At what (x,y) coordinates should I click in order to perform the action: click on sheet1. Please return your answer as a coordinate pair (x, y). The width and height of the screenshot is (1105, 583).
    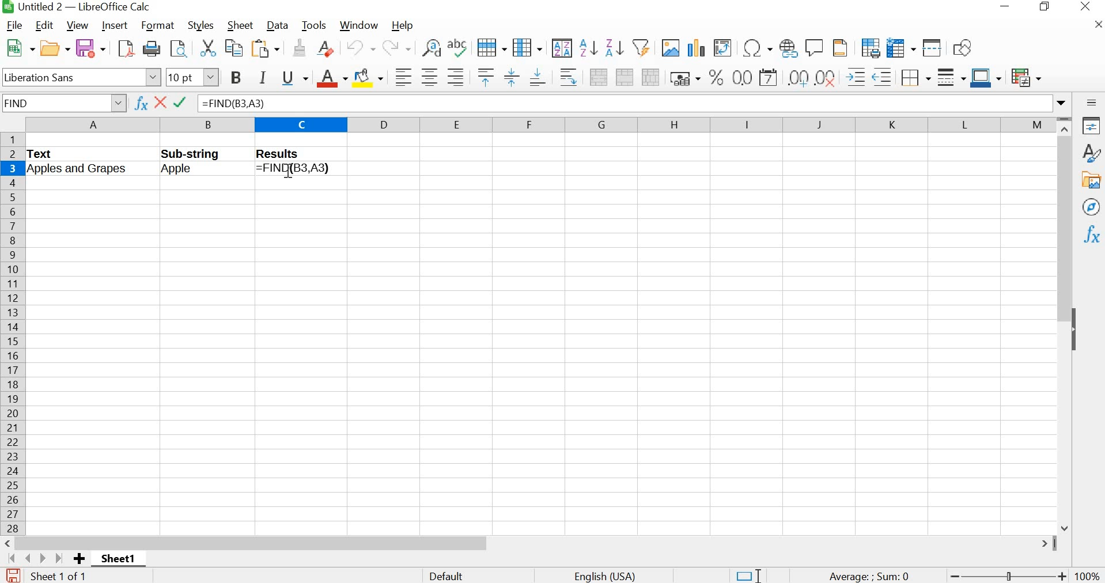
    Looking at the image, I should click on (118, 559).